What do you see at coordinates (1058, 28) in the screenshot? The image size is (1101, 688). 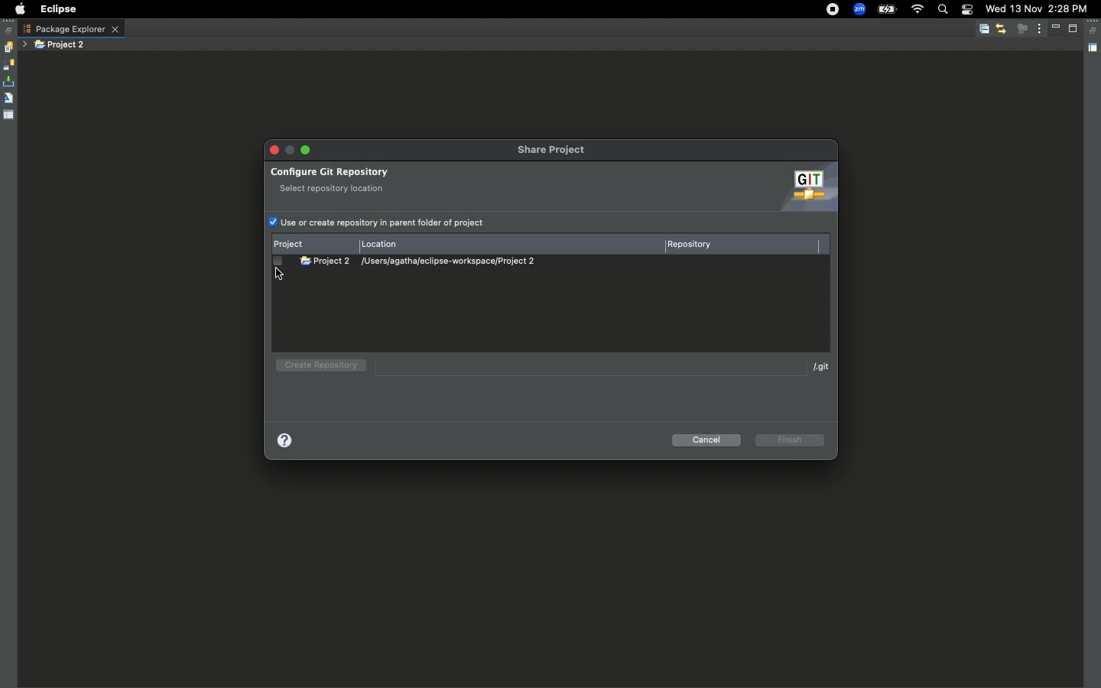 I see `Minimize` at bounding box center [1058, 28].